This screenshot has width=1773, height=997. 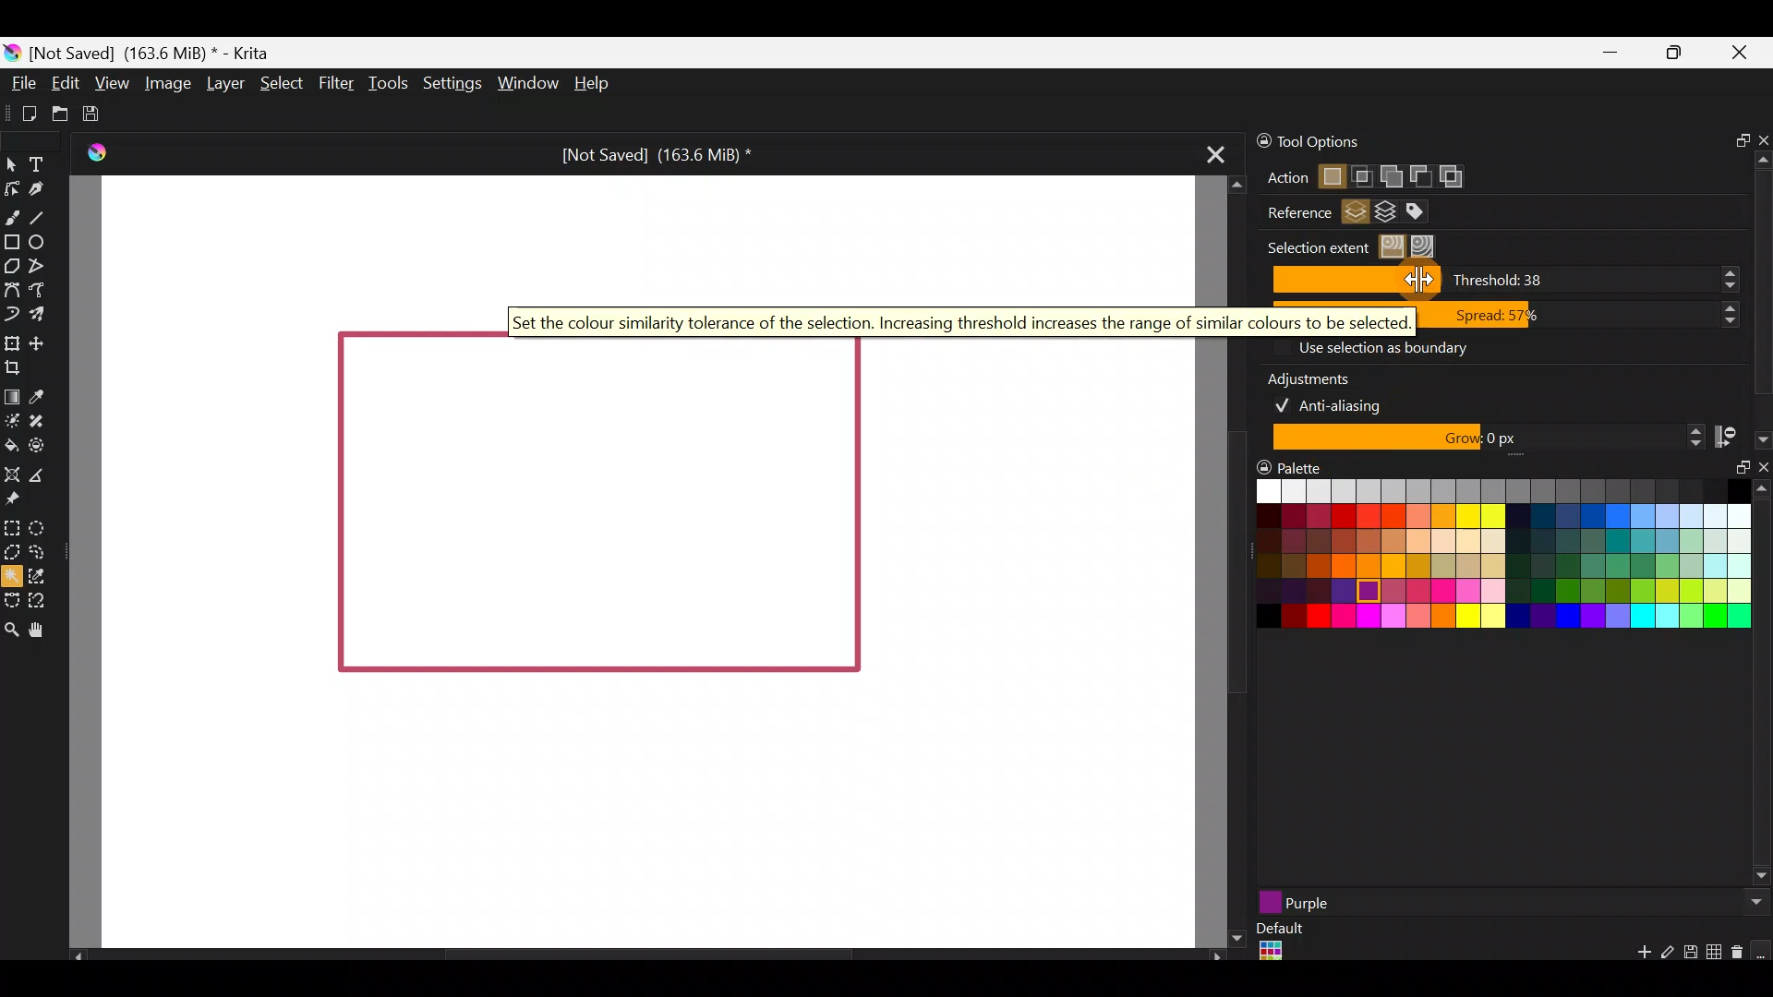 I want to click on Palette, so click(x=1292, y=466).